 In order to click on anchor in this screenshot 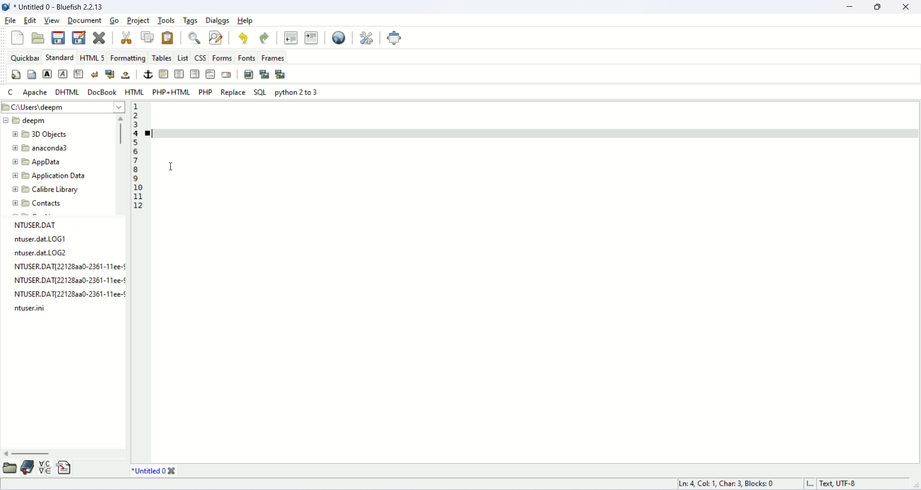, I will do `click(148, 74)`.